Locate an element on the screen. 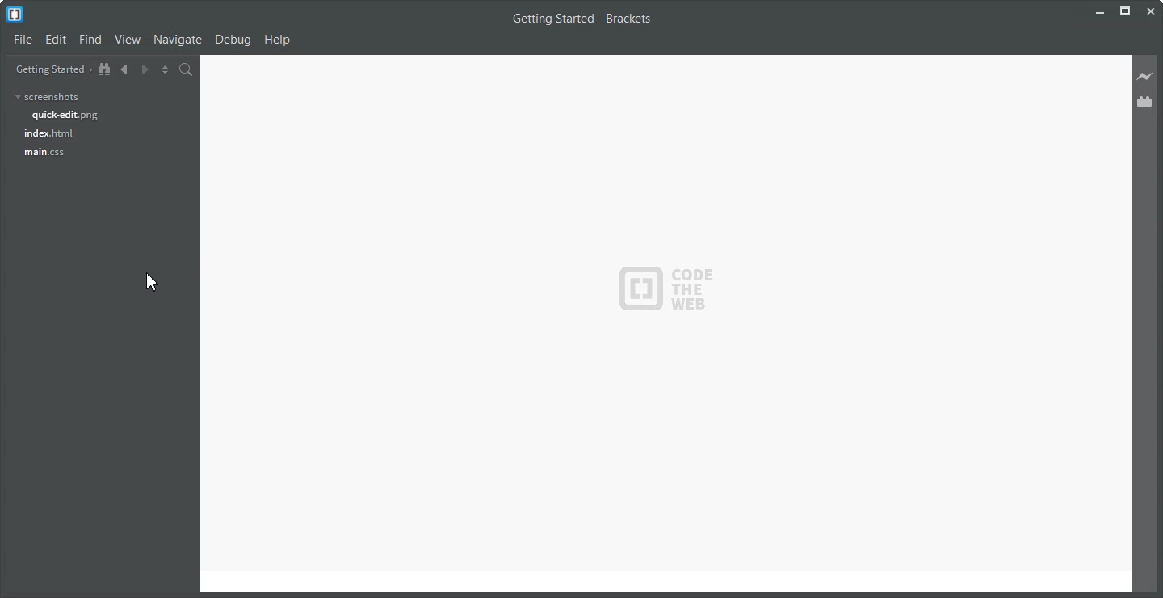 This screenshot has height=598, width=1163. Minimize is located at coordinates (1102, 10).